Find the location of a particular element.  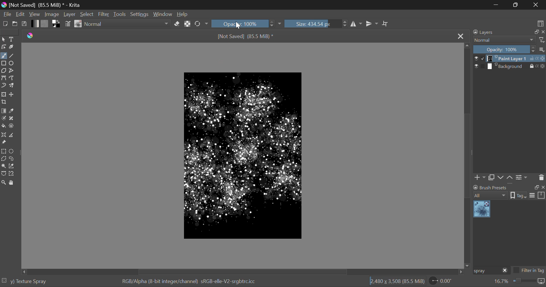

Image is located at coordinates (53, 14).